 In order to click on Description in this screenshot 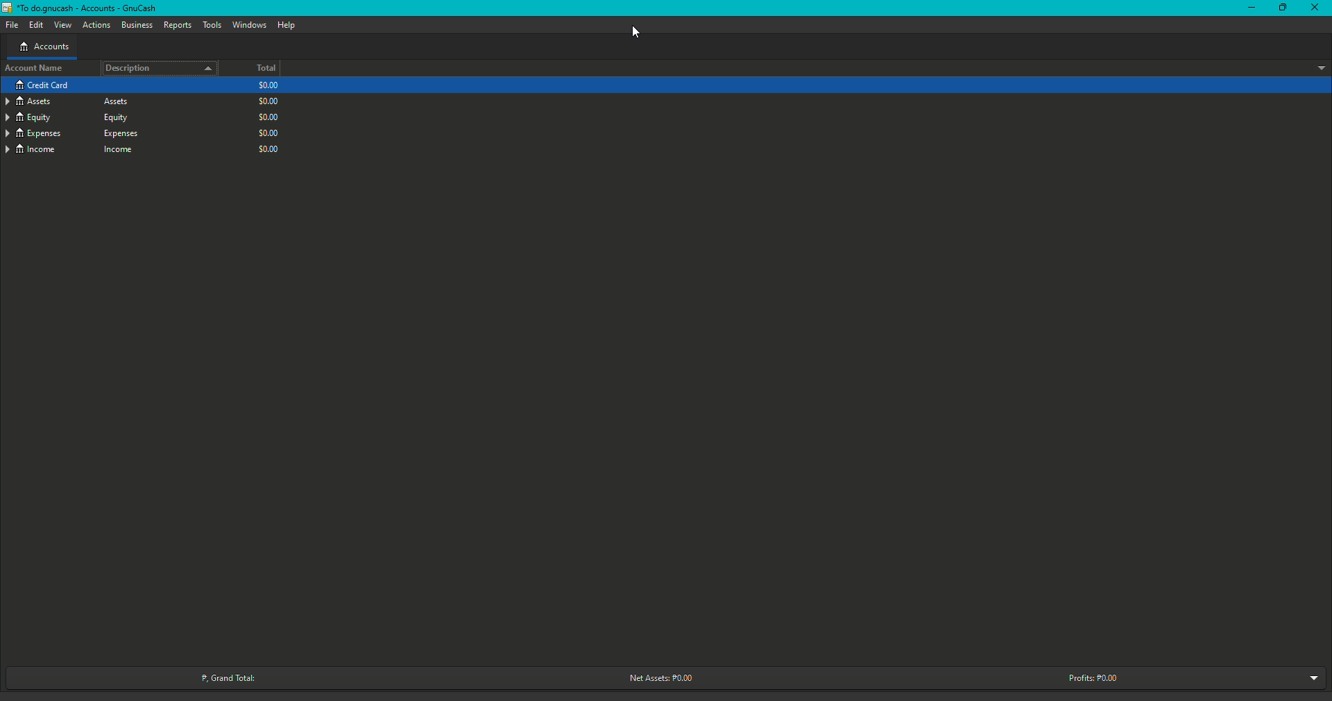, I will do `click(160, 68)`.